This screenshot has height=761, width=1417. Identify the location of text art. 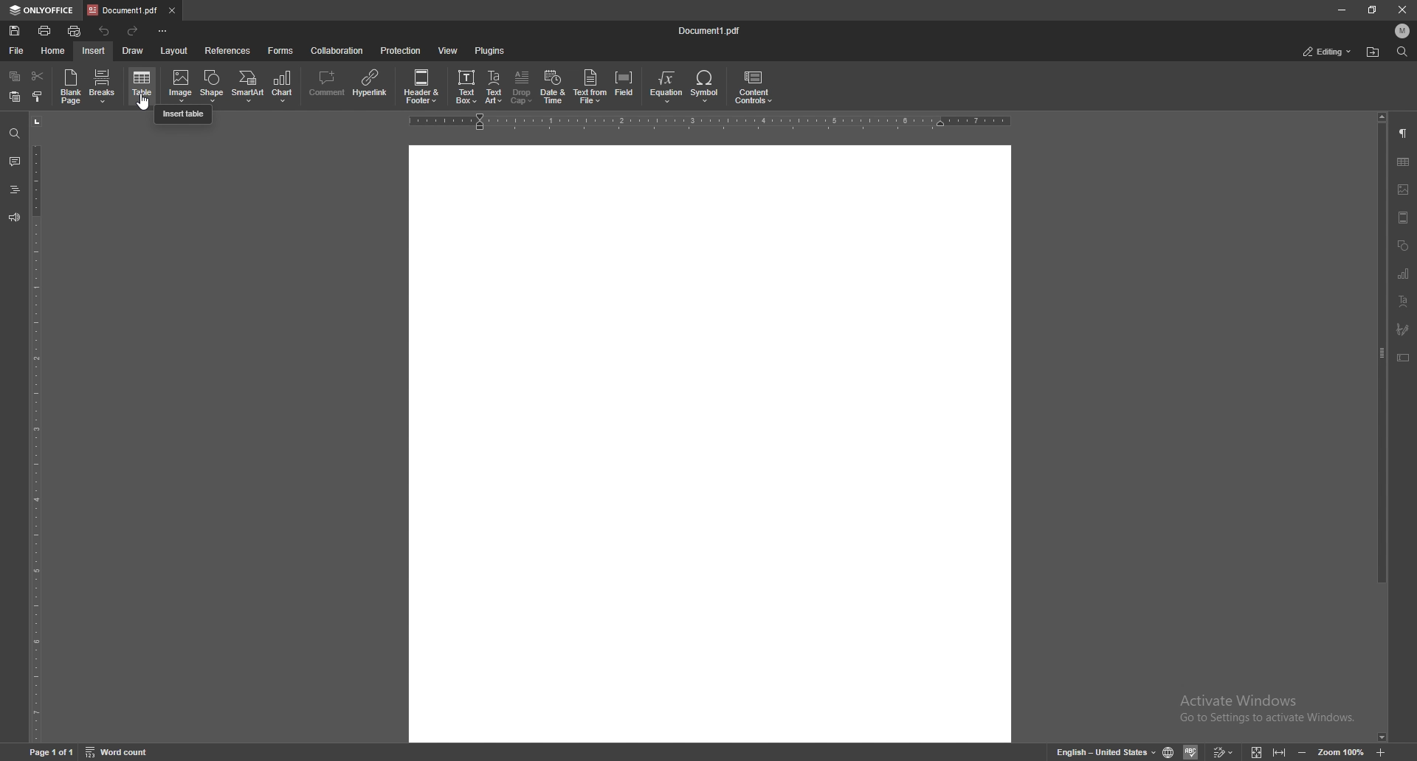
(1404, 302).